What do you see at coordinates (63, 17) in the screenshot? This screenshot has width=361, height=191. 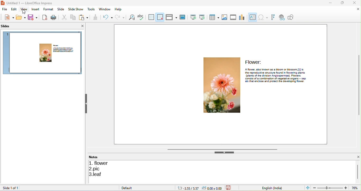 I see `cut` at bounding box center [63, 17].